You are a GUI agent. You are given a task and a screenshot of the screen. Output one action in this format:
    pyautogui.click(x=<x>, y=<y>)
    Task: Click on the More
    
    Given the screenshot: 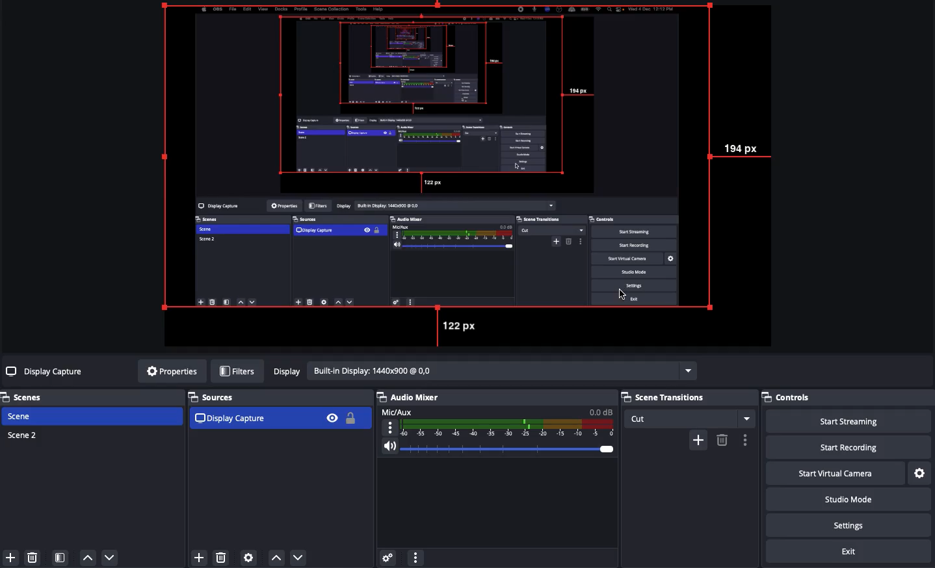 What is the action you would take?
    pyautogui.click(x=415, y=556)
    